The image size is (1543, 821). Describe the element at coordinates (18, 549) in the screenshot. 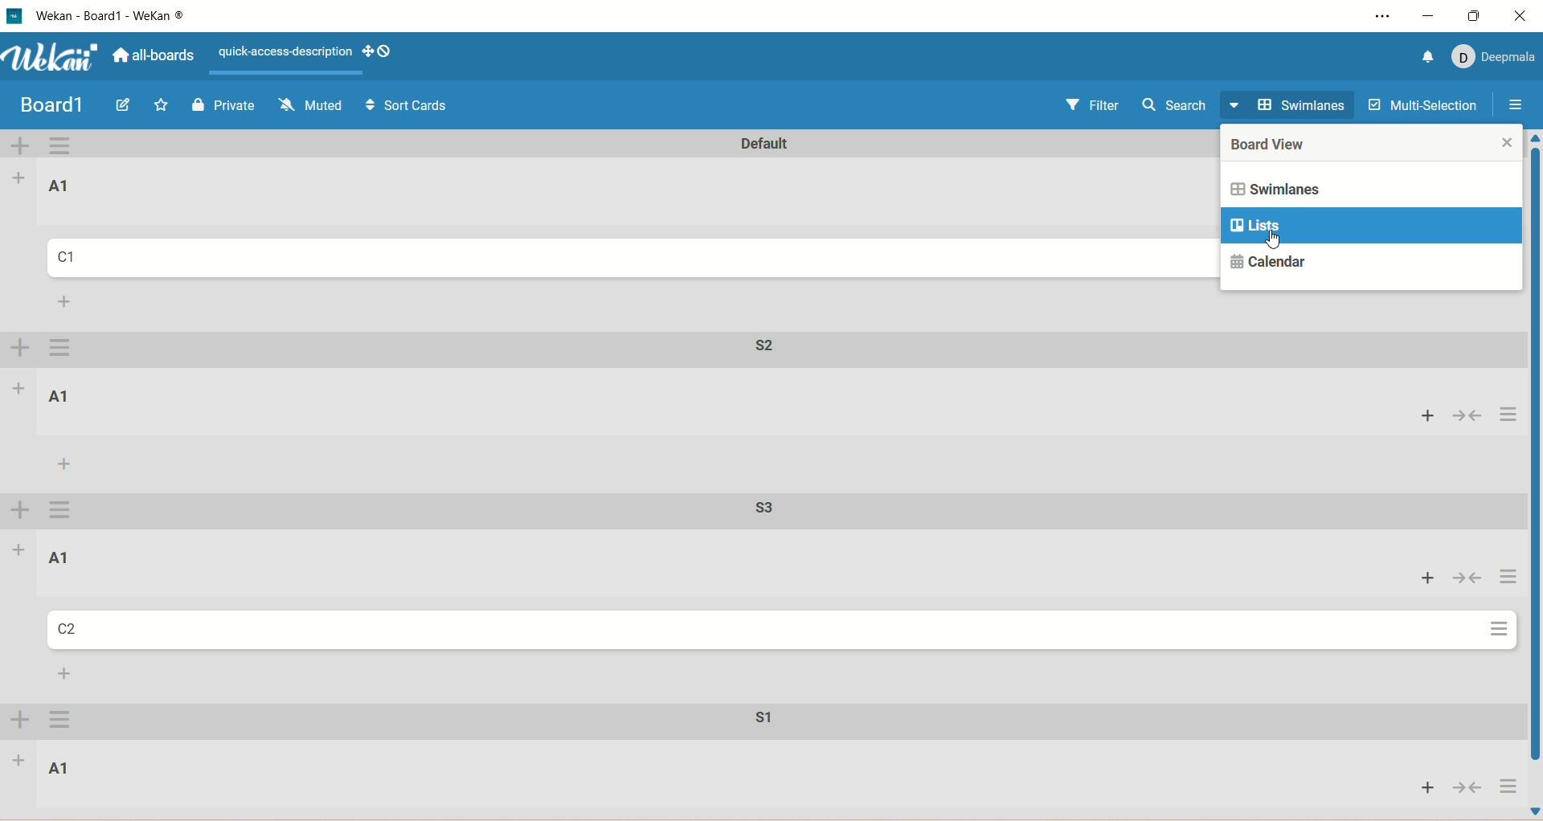

I see `add` at that location.